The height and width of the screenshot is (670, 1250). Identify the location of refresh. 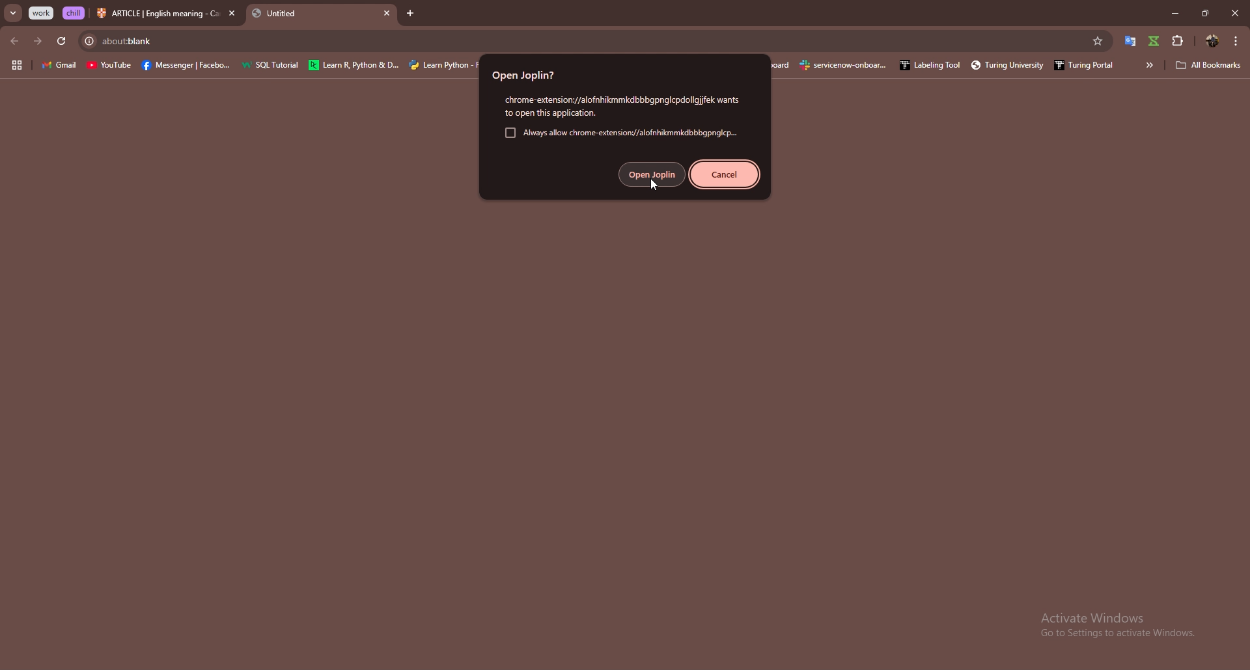
(61, 42).